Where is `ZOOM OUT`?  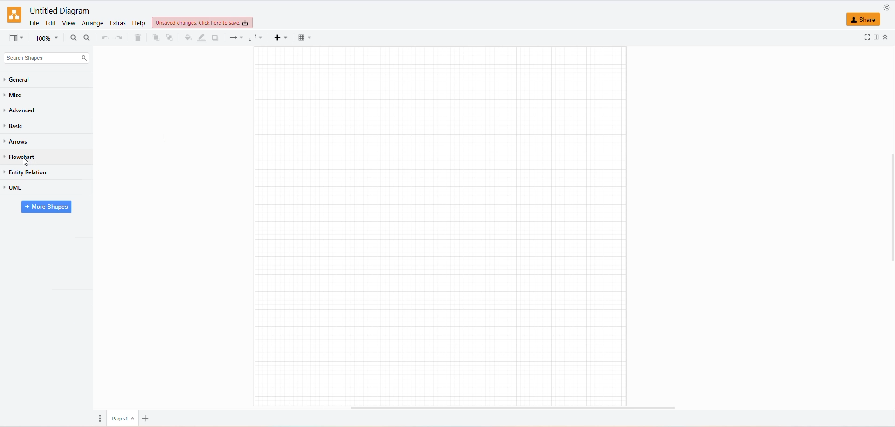
ZOOM OUT is located at coordinates (86, 37).